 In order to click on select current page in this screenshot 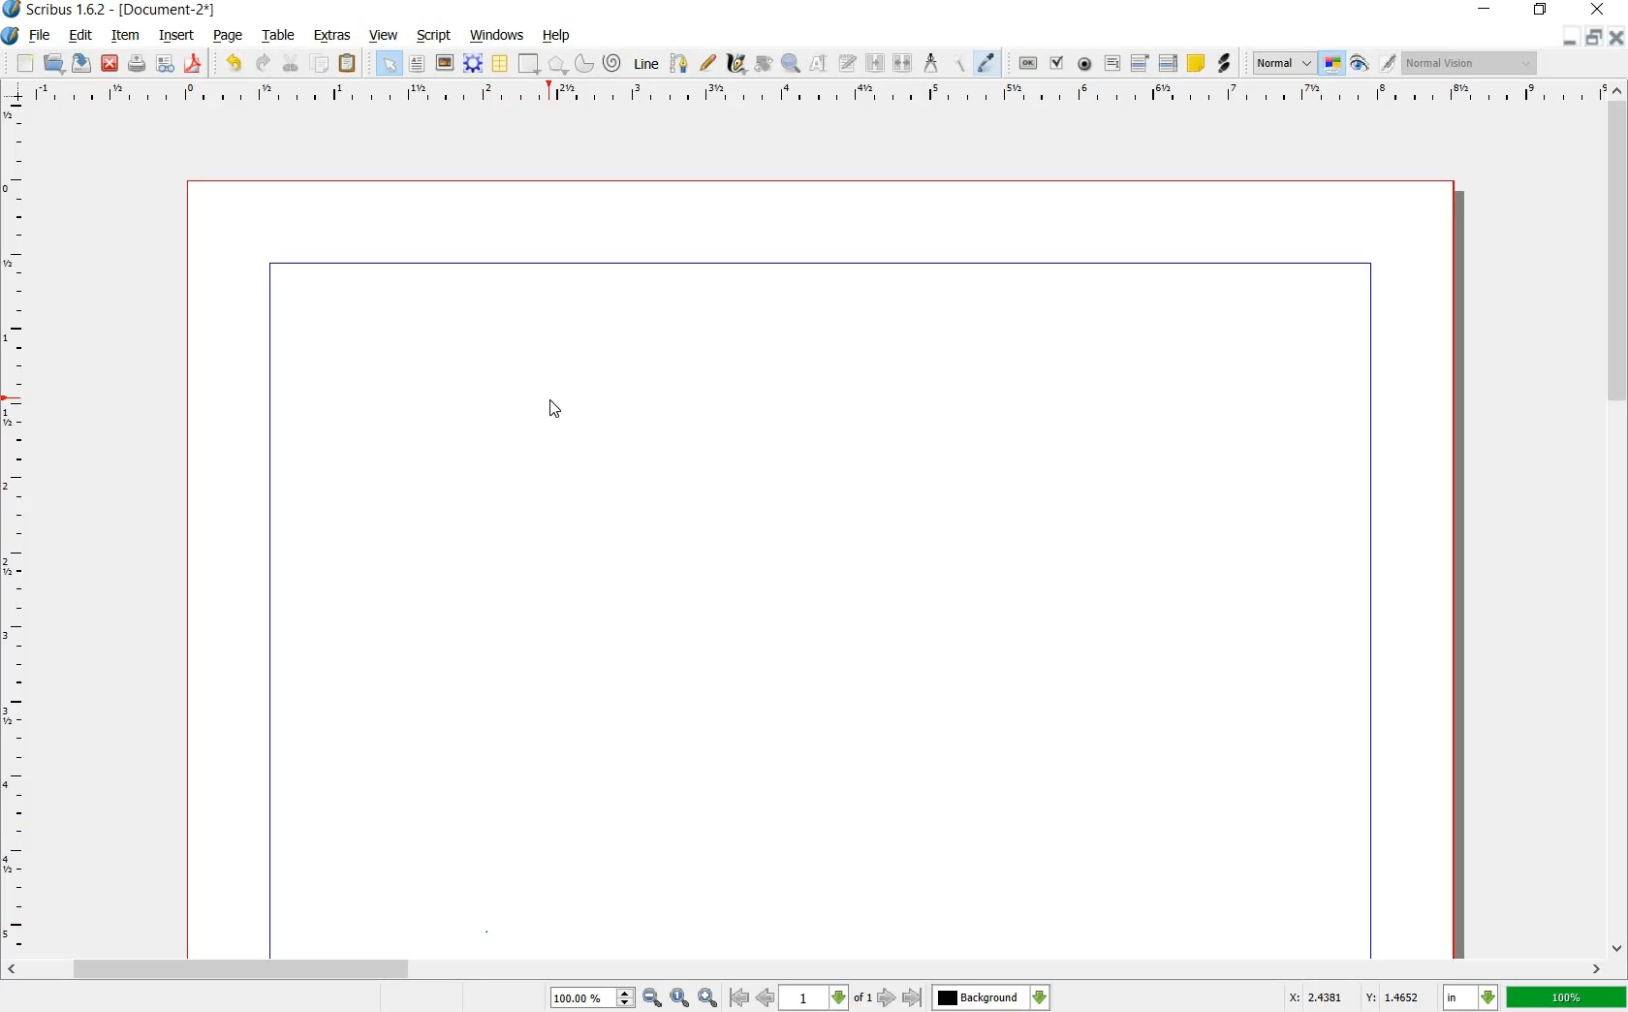, I will do `click(826, 997)`.